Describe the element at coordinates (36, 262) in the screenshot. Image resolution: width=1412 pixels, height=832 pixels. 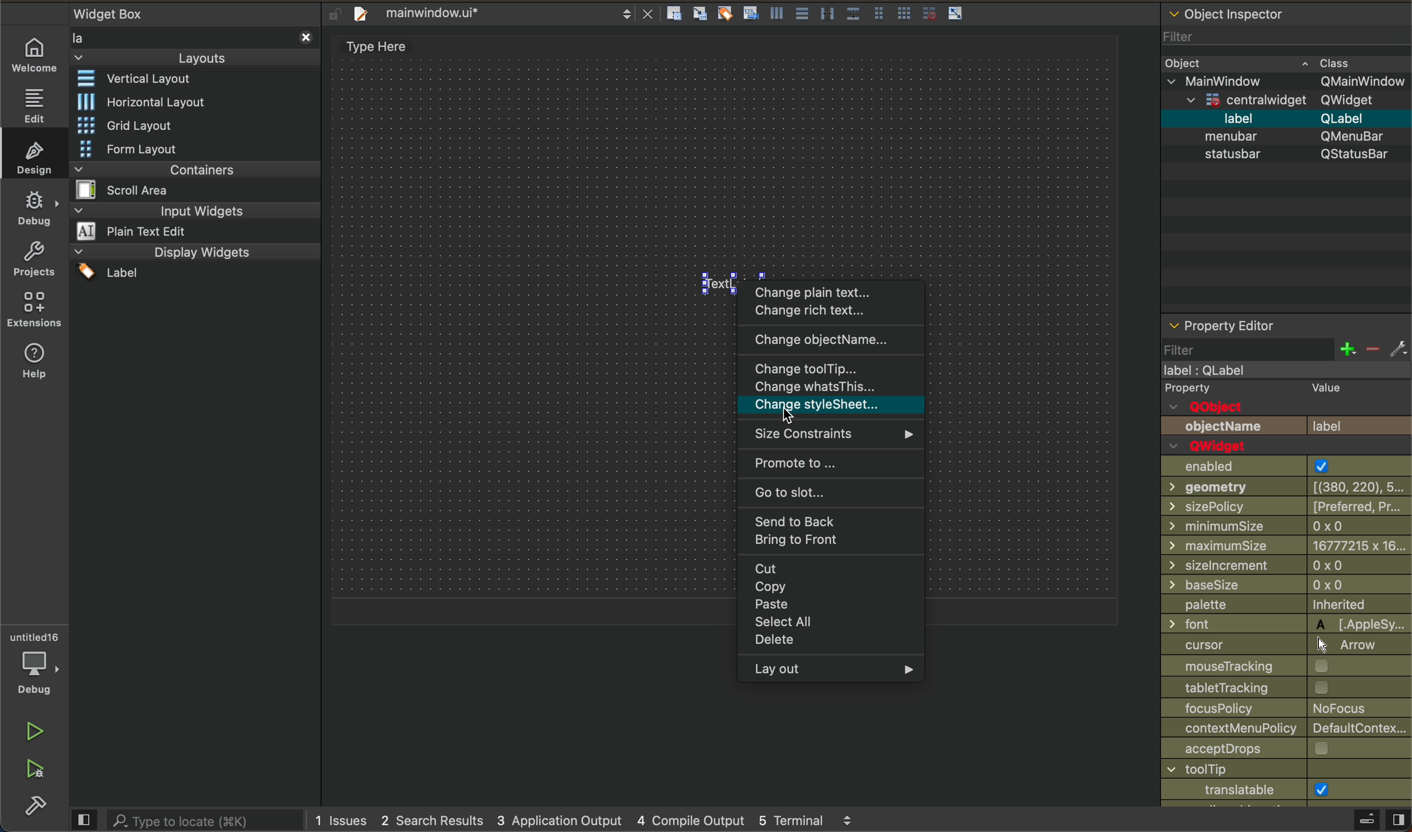
I see `projects` at that location.